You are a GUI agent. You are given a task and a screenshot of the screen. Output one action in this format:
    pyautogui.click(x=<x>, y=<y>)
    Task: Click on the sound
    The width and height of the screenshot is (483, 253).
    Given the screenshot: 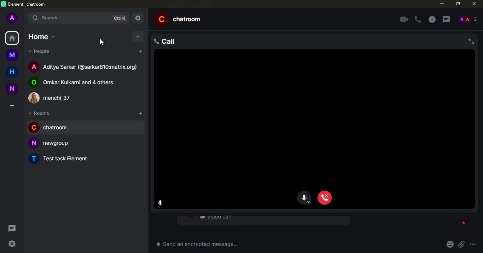 What is the action you would take?
    pyautogui.click(x=117, y=19)
    